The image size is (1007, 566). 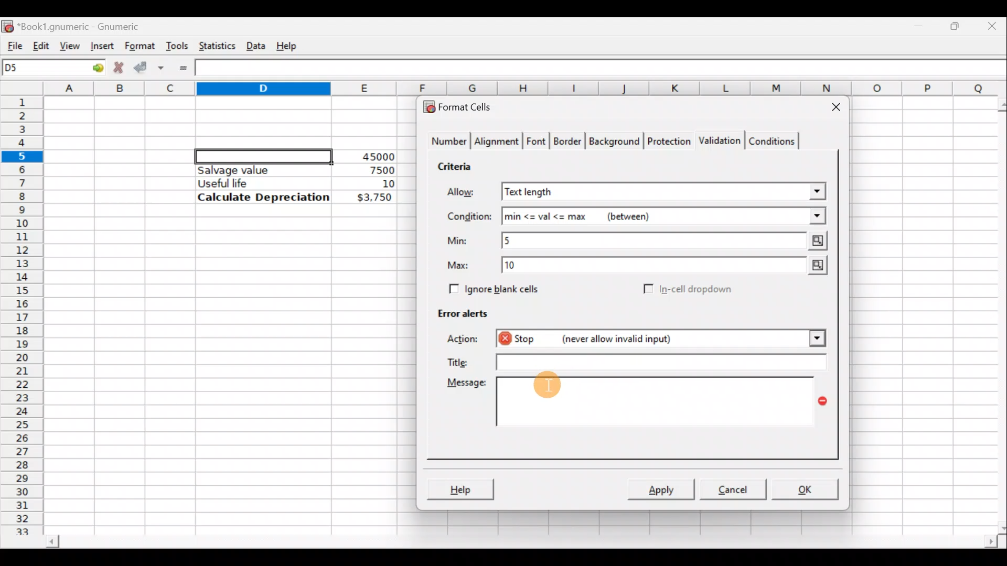 I want to click on Scroll bar, so click(x=995, y=314).